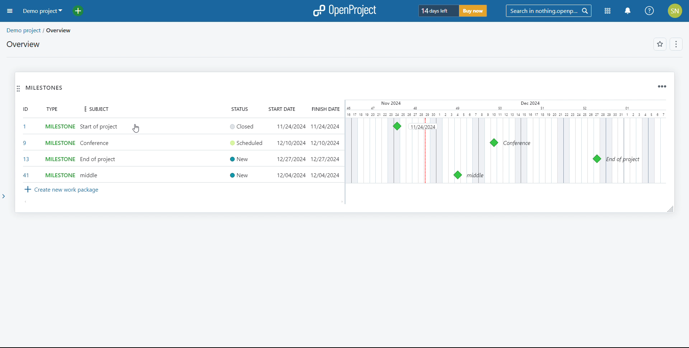 The width and height of the screenshot is (689, 348). I want to click on demo project/, so click(23, 29).